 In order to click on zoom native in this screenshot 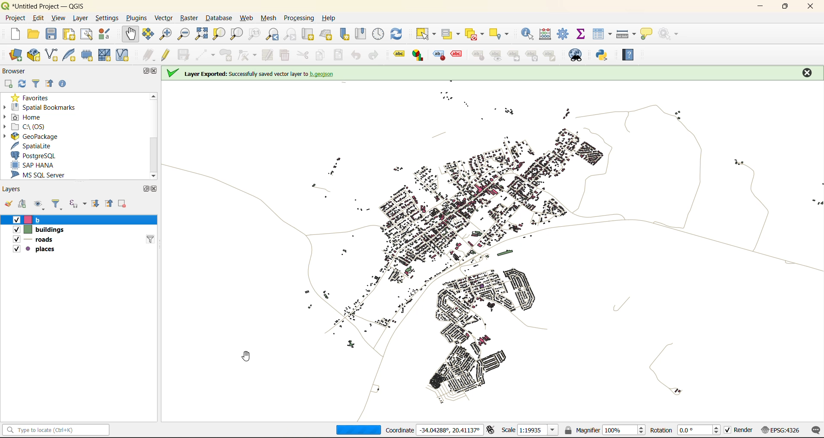, I will do `click(255, 33)`.